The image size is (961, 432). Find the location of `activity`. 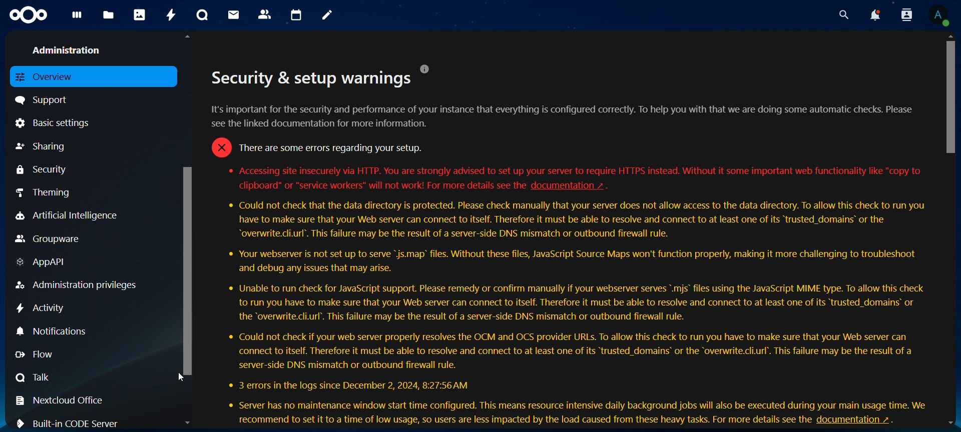

activity is located at coordinates (42, 308).